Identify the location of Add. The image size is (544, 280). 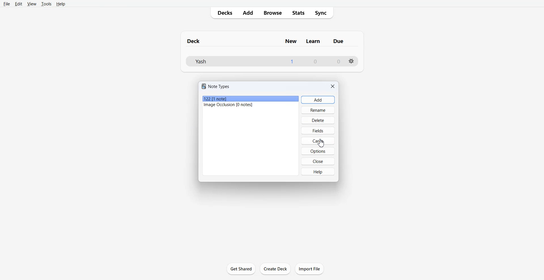
(248, 13).